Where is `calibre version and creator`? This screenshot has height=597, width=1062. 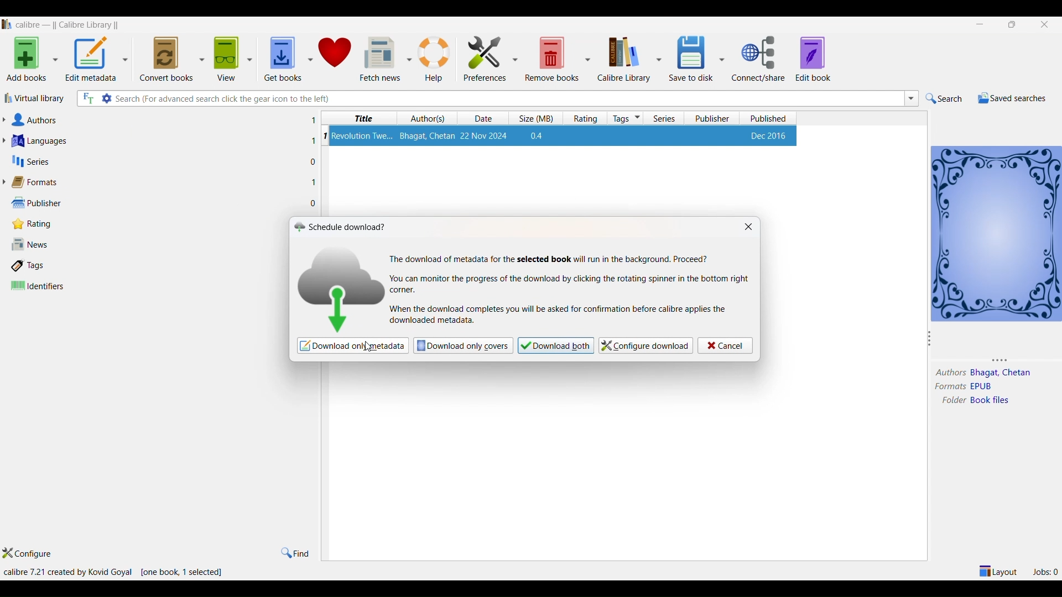 calibre version and creator is located at coordinates (67, 571).